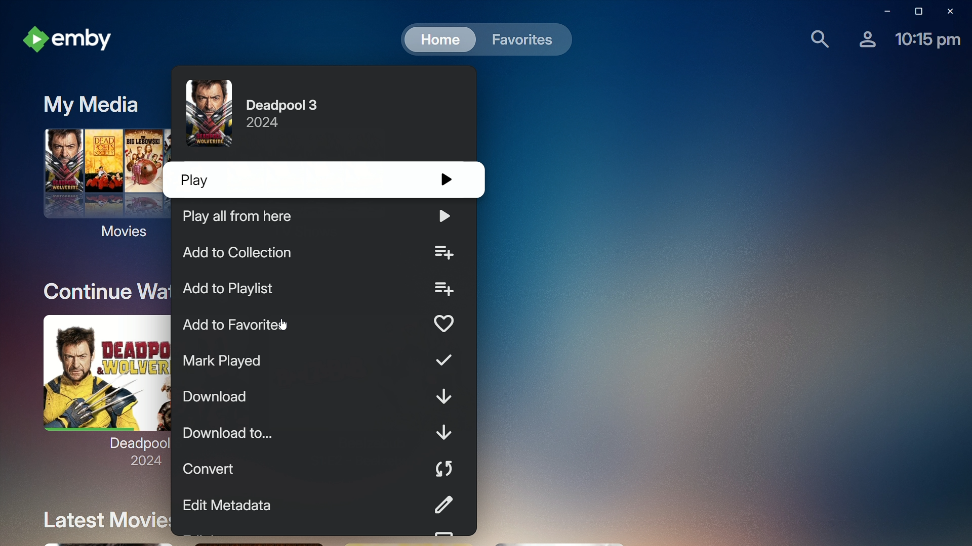 The height and width of the screenshot is (546, 972). What do you see at coordinates (319, 327) in the screenshot?
I see `Add to Favorite` at bounding box center [319, 327].